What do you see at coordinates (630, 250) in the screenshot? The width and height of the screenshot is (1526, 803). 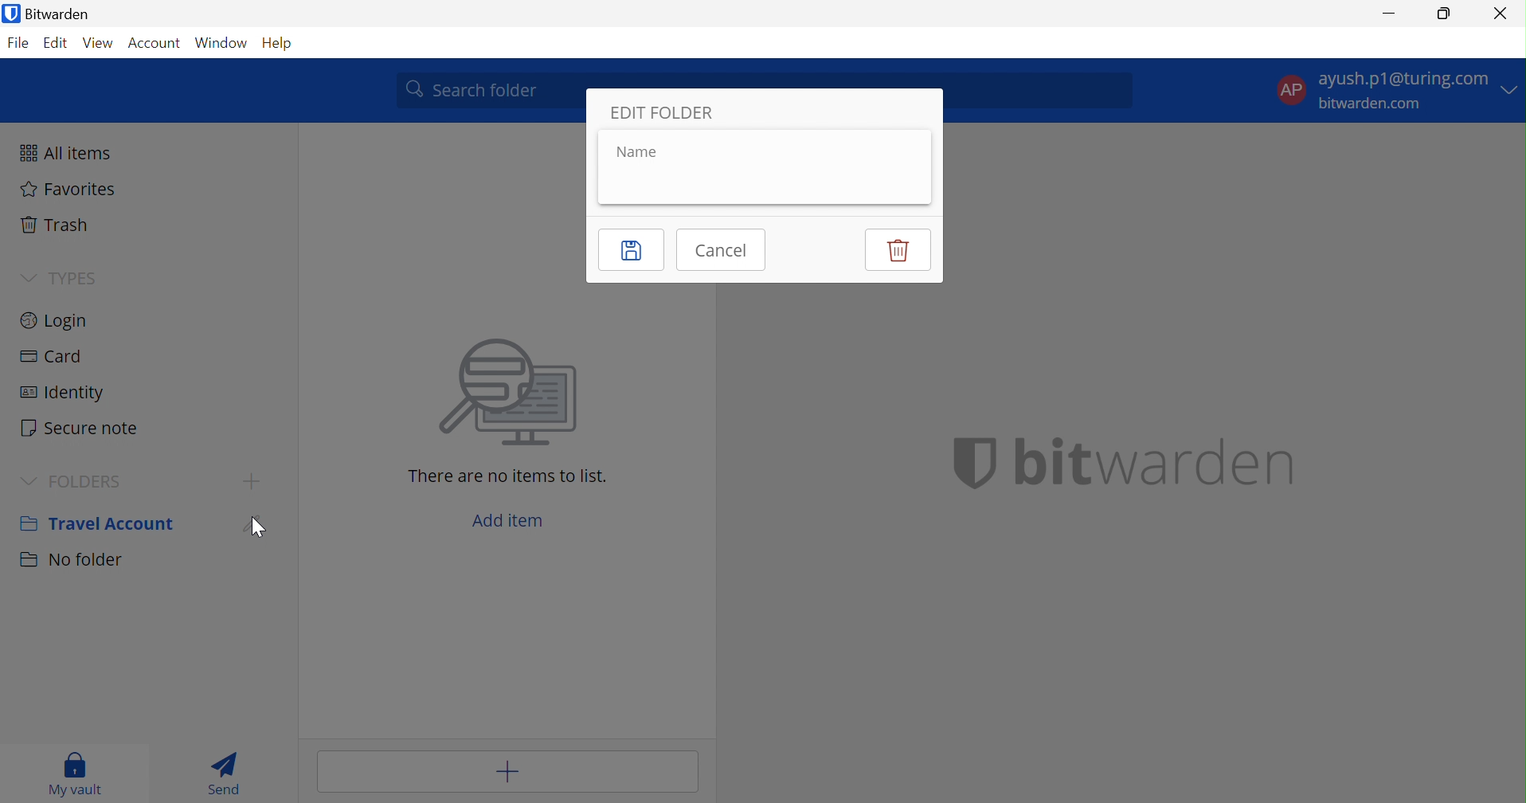 I see `Save` at bounding box center [630, 250].